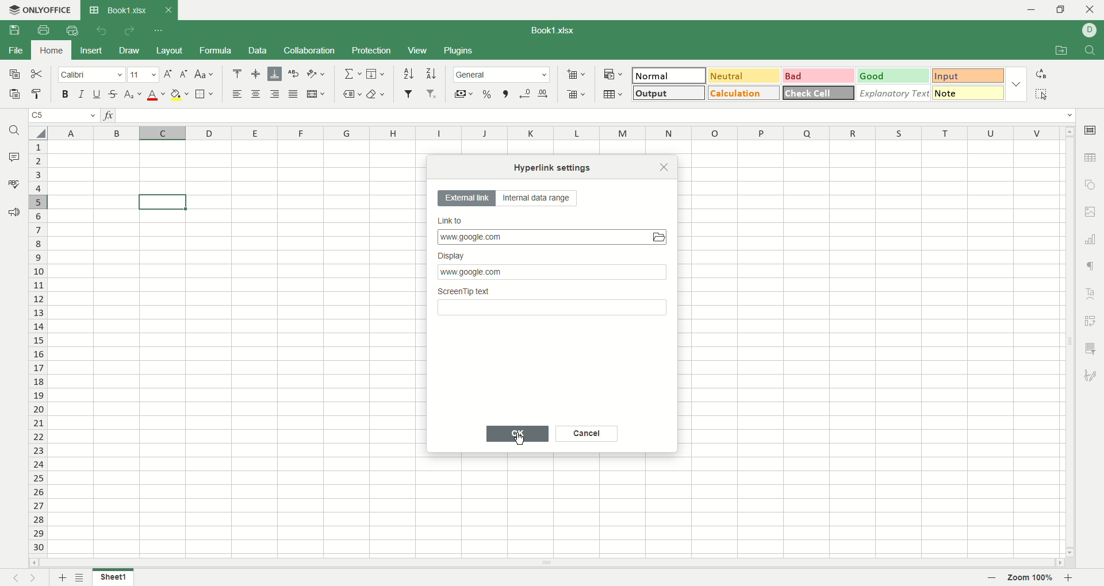 This screenshot has width=1104, height=586. I want to click on normal, so click(669, 75).